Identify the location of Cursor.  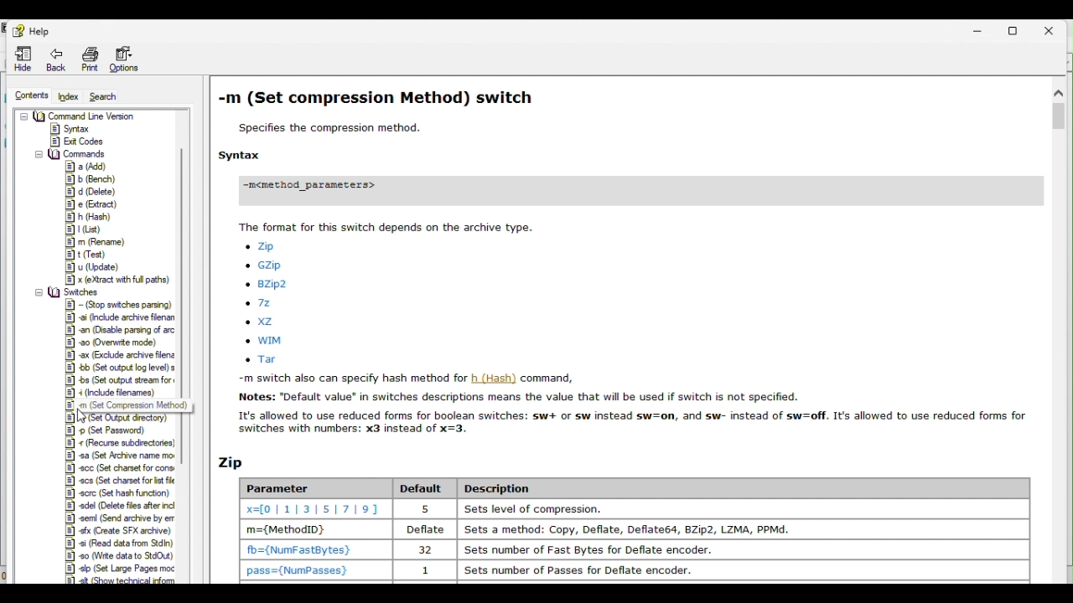
(85, 415).